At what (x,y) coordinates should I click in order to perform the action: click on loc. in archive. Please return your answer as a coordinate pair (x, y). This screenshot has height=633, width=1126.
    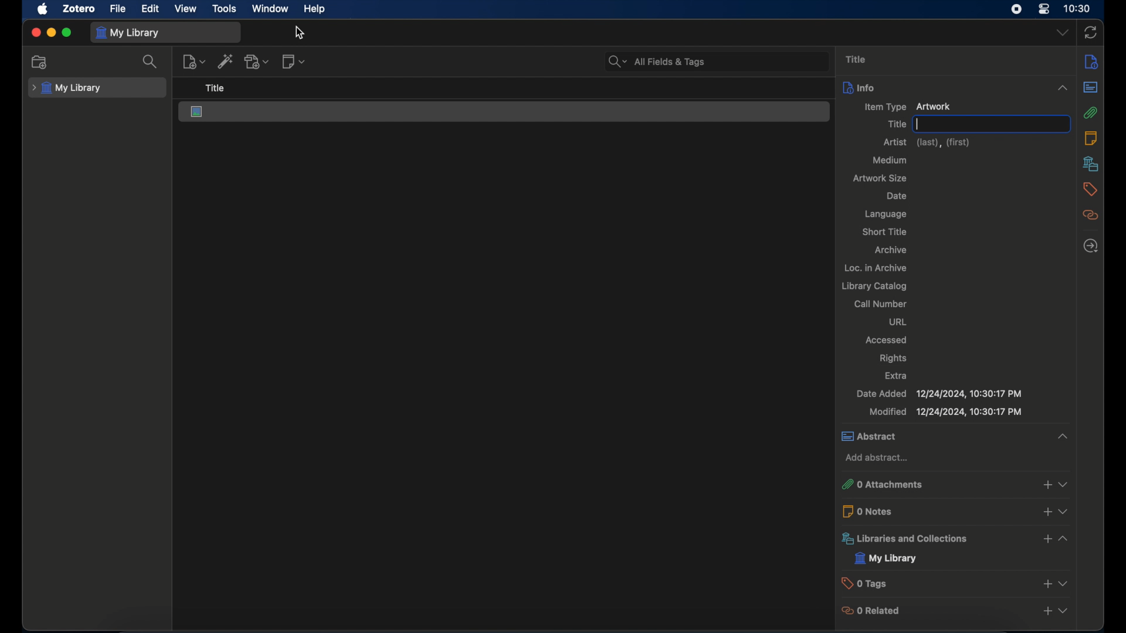
    Looking at the image, I should click on (874, 268).